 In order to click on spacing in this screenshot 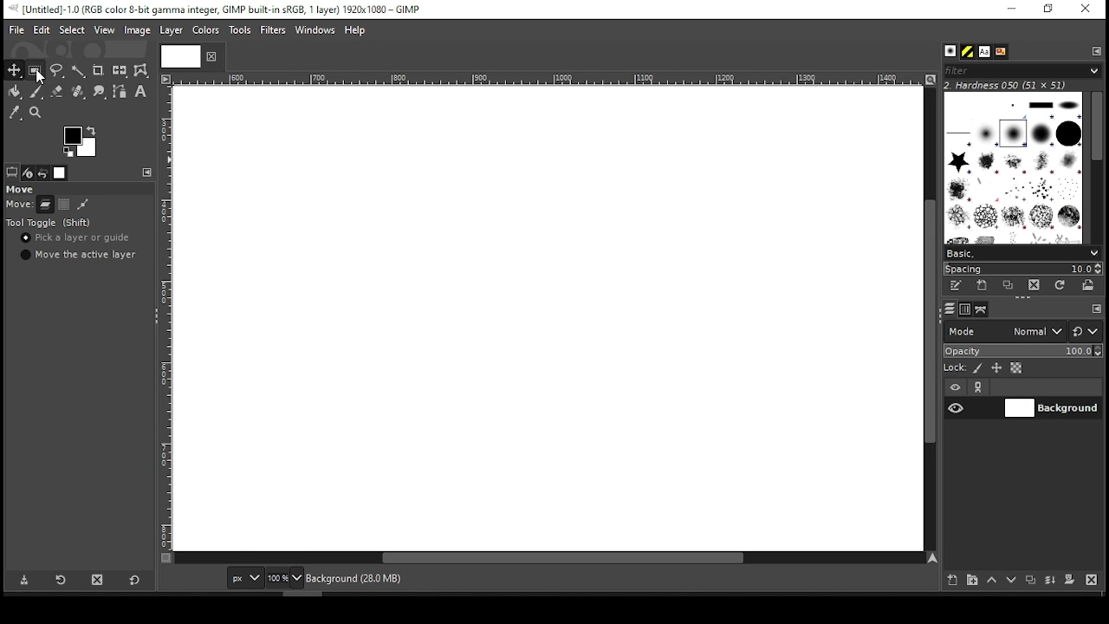, I will do `click(1022, 269)`.